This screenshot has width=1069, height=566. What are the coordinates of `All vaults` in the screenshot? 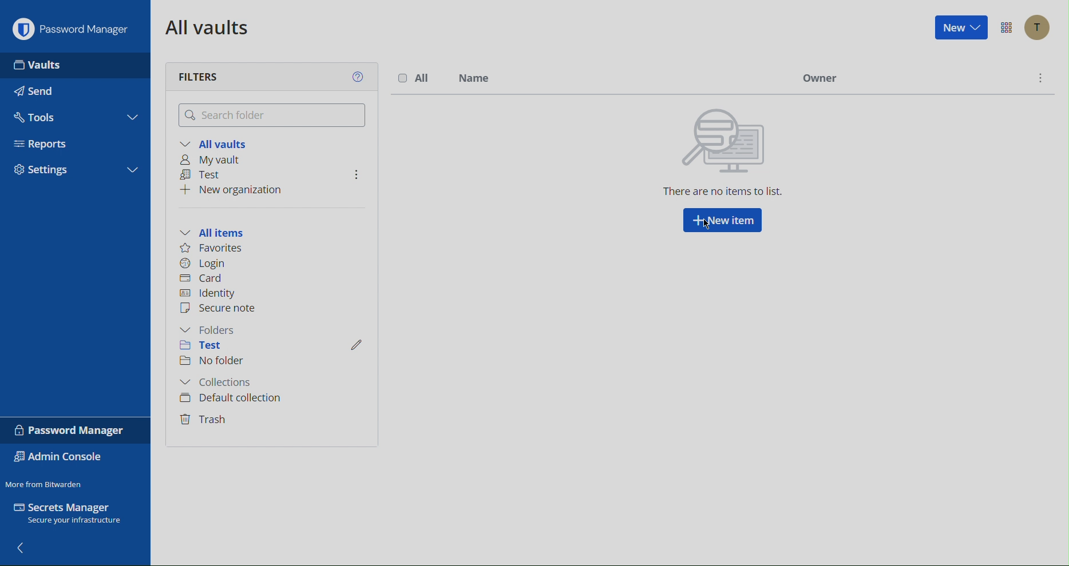 It's located at (216, 142).